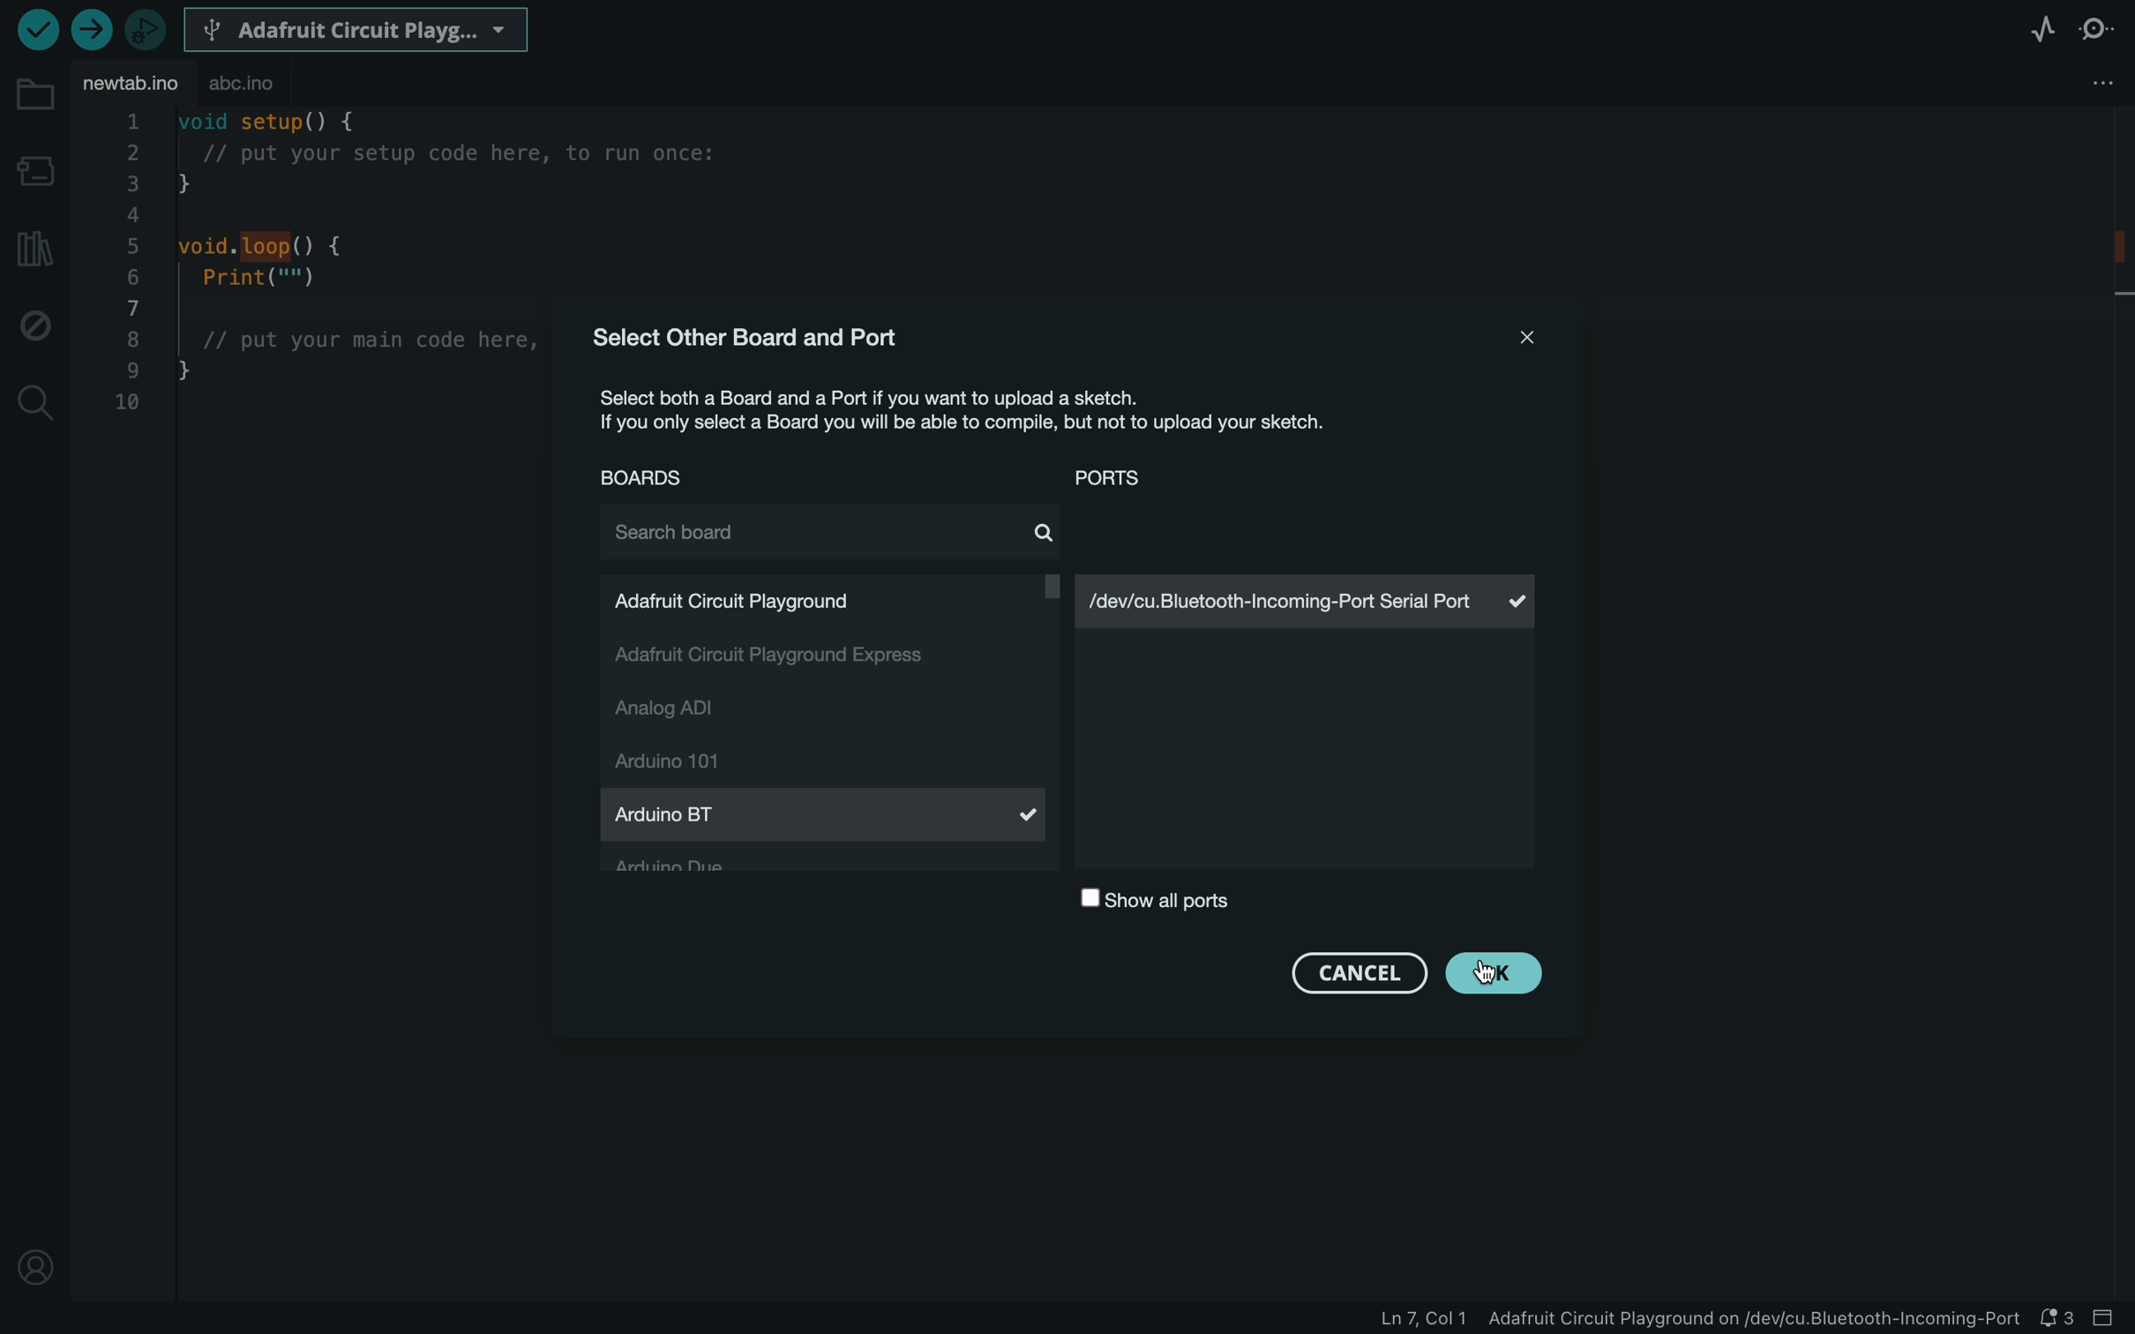  I want to click on show all, so click(1165, 903).